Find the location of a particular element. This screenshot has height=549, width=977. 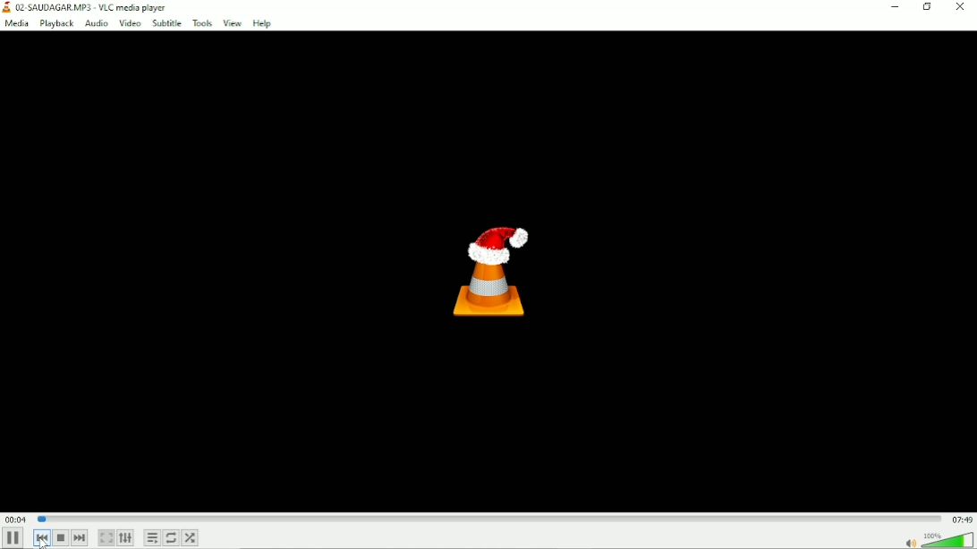

Total duration is located at coordinates (962, 519).